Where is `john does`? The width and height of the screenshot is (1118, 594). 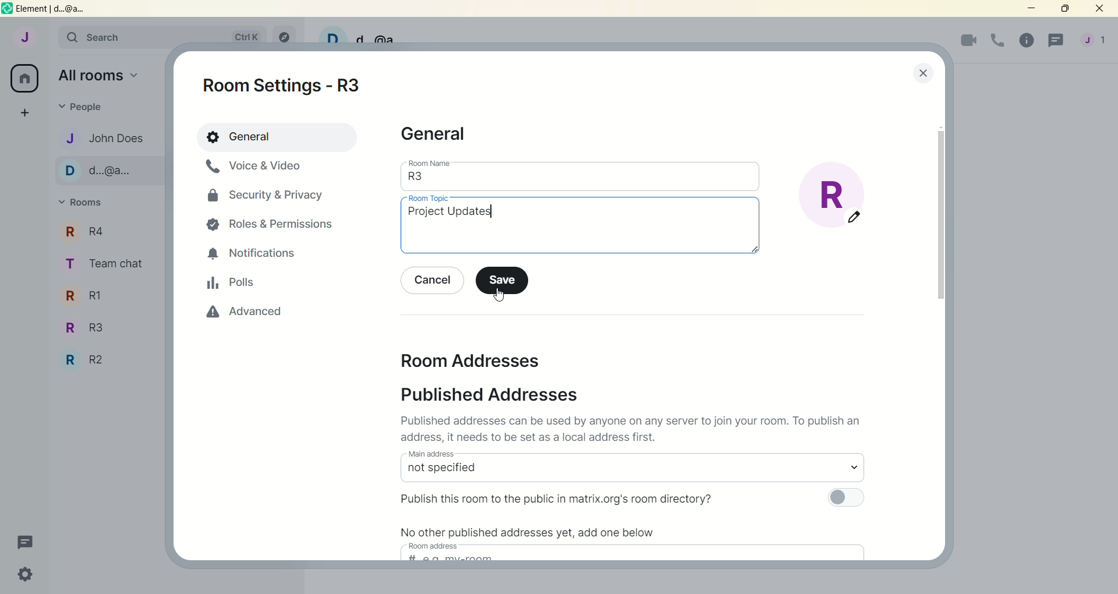 john does is located at coordinates (104, 137).